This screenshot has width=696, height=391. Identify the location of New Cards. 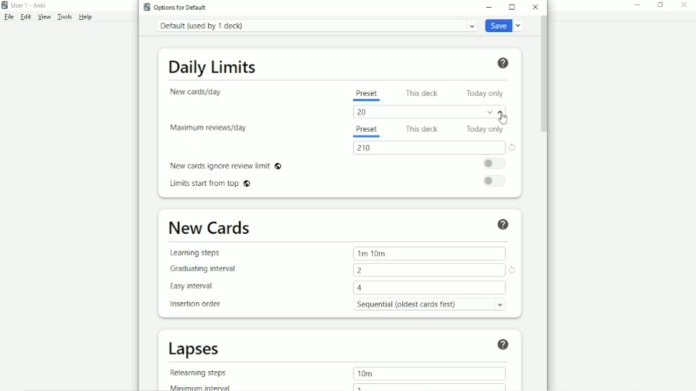
(212, 228).